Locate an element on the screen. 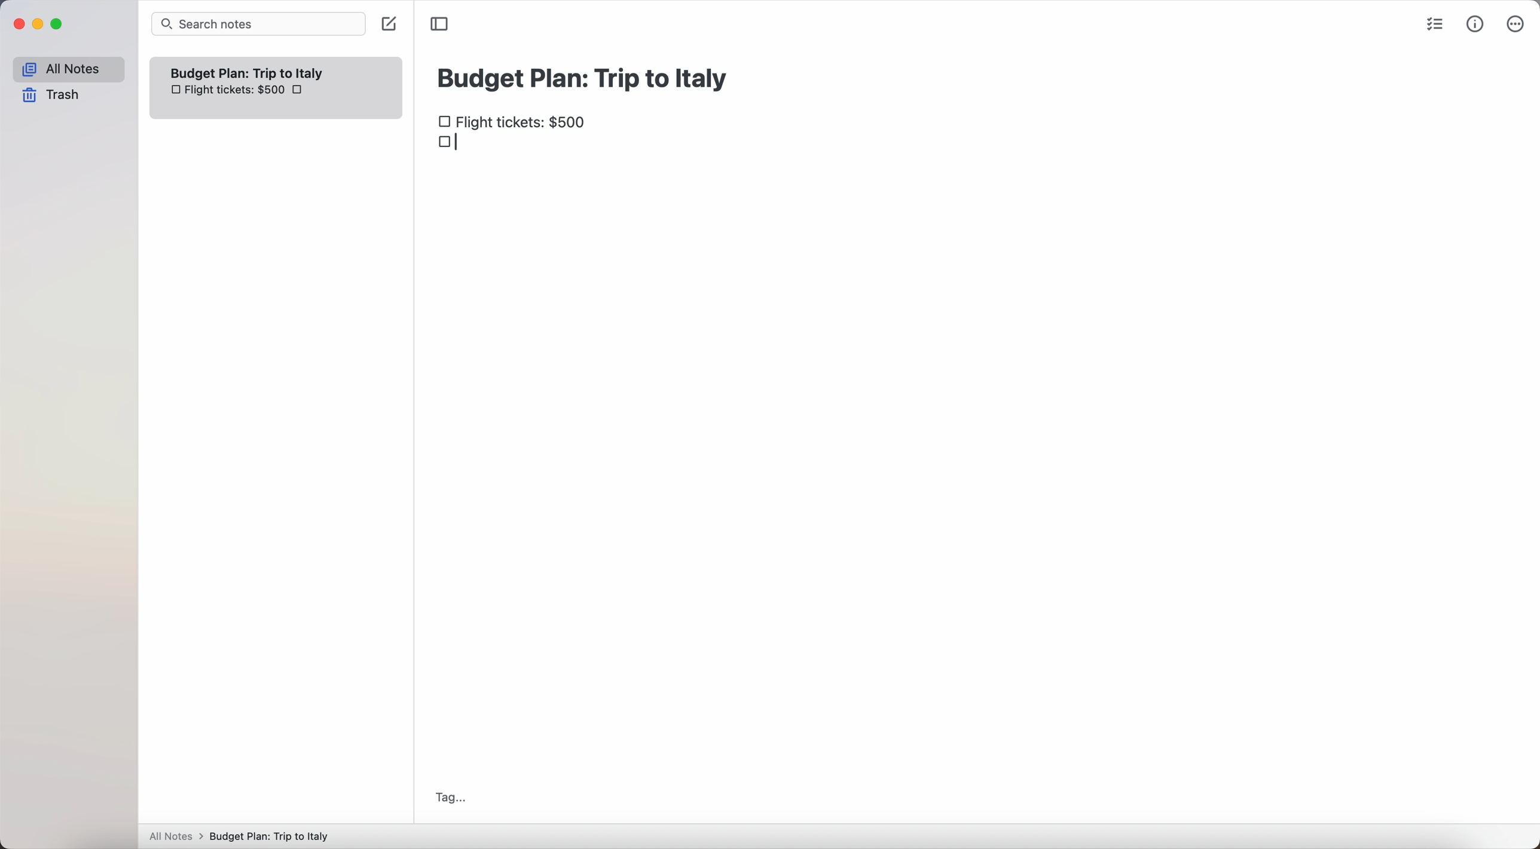  search bar is located at coordinates (258, 24).